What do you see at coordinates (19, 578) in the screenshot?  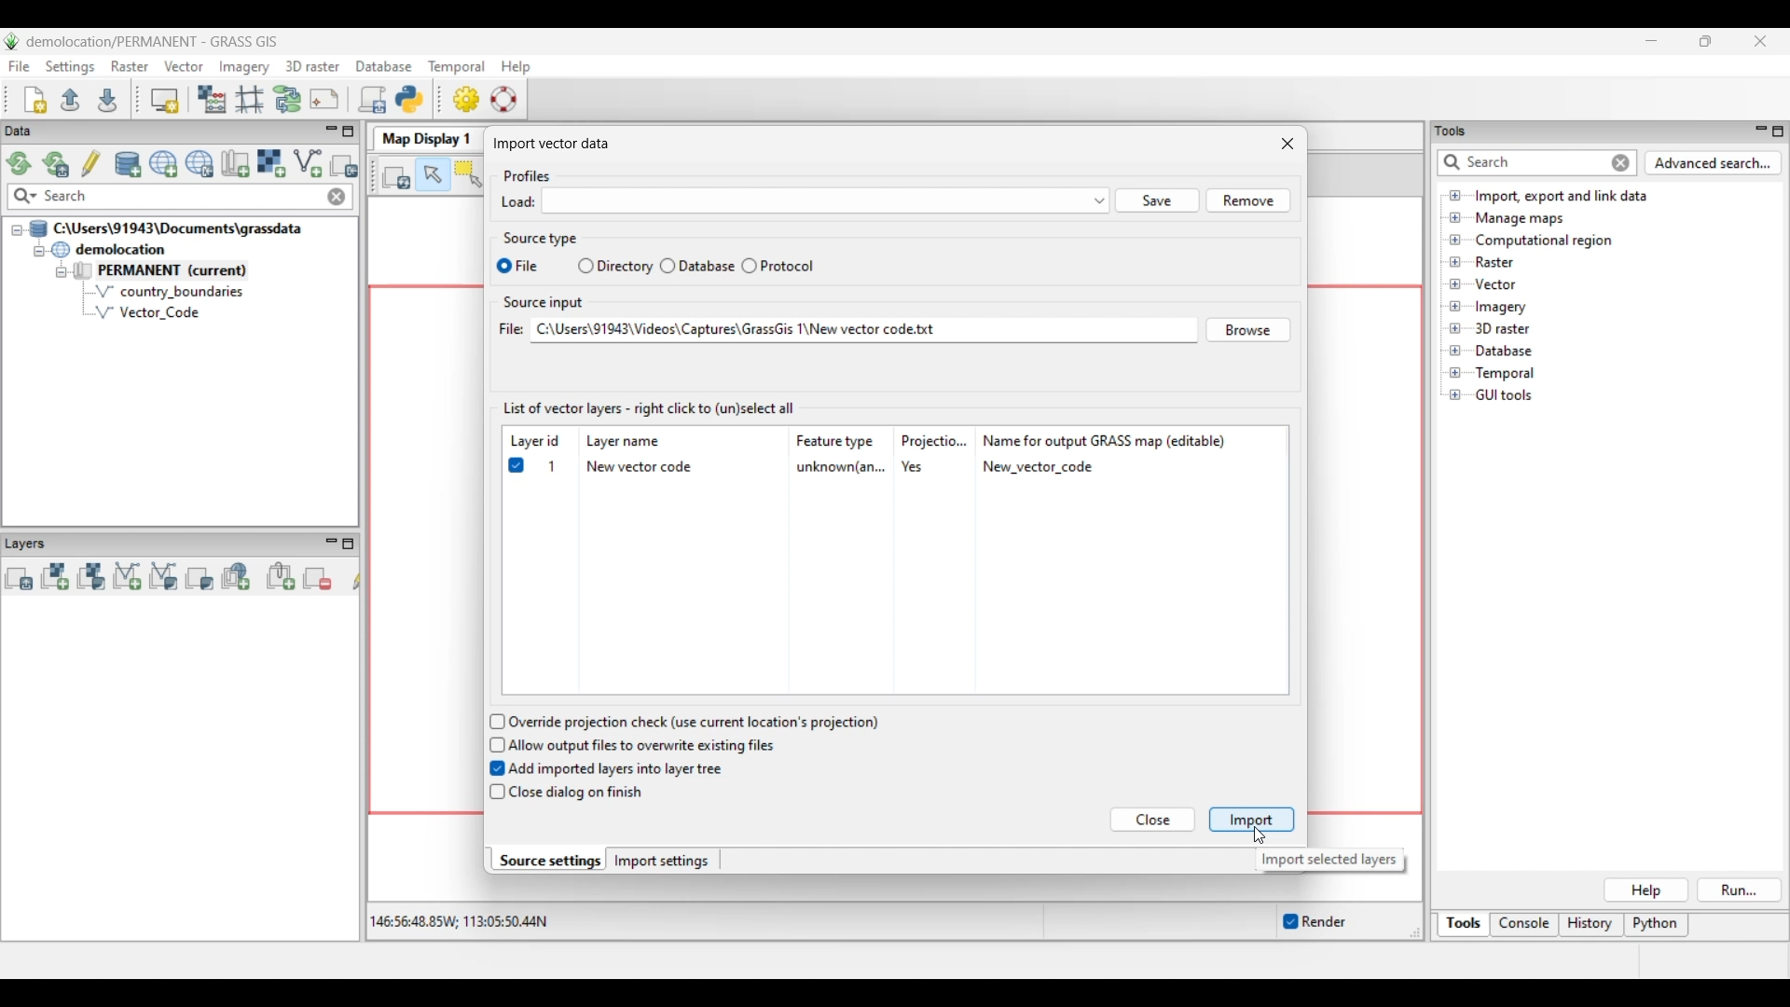 I see `Add multiple vector or raster map layers` at bounding box center [19, 578].